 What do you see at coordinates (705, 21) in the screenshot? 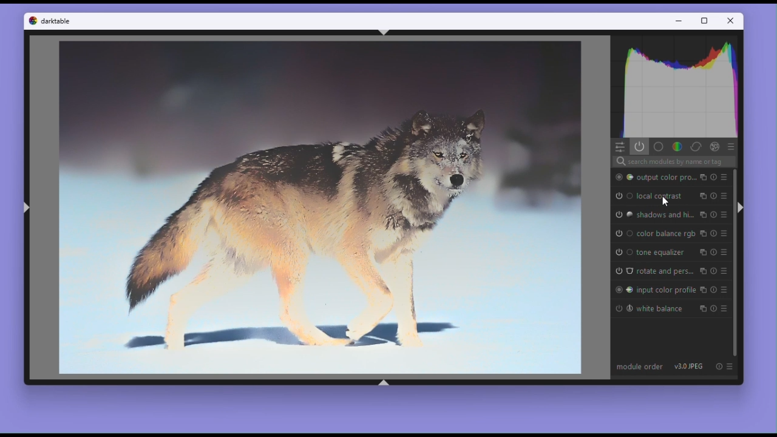
I see `Maximize` at bounding box center [705, 21].